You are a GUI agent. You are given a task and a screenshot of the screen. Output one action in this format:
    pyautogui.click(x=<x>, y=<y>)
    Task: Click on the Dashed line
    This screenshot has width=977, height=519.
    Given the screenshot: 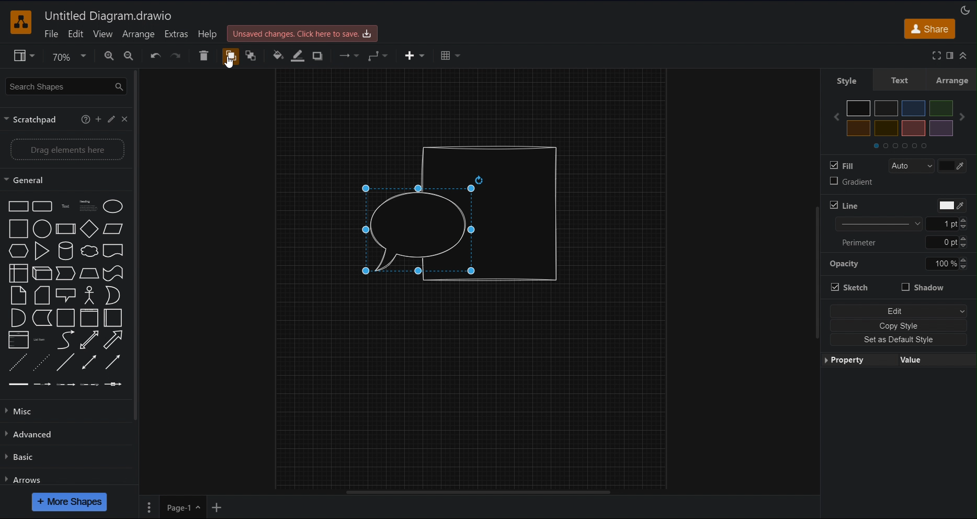 What is the action you would take?
    pyautogui.click(x=18, y=363)
    